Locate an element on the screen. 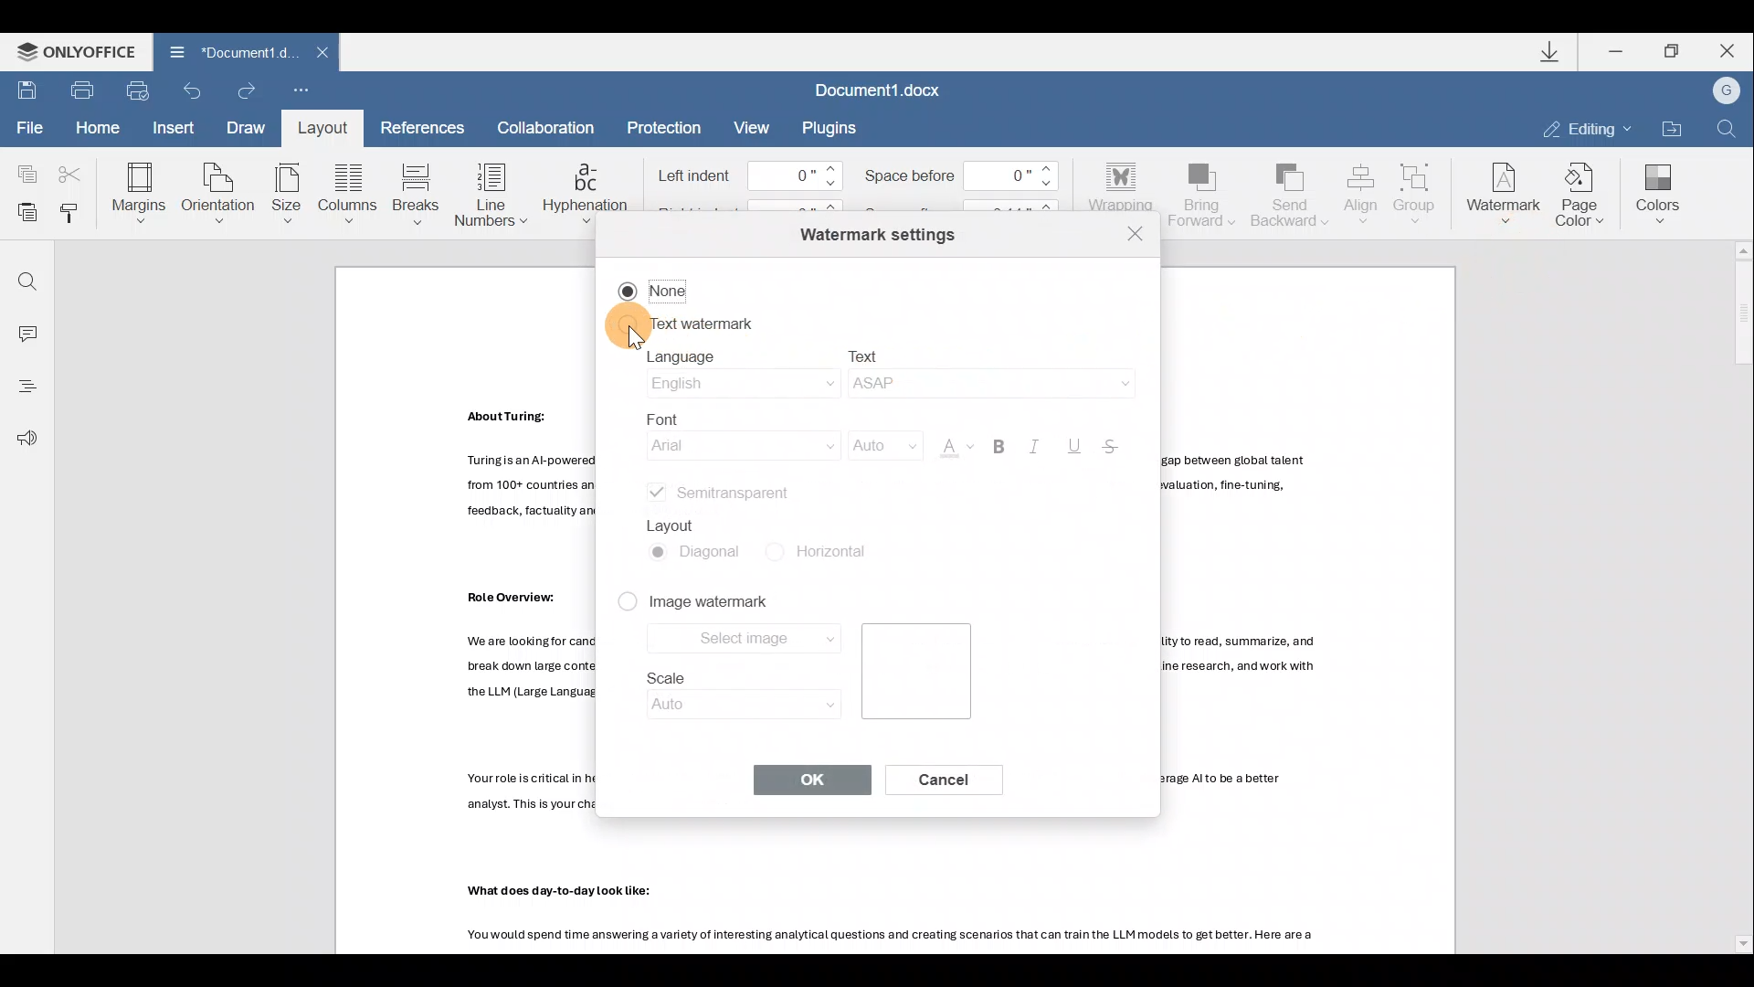 This screenshot has height=987, width=1754. Orientation is located at coordinates (220, 191).